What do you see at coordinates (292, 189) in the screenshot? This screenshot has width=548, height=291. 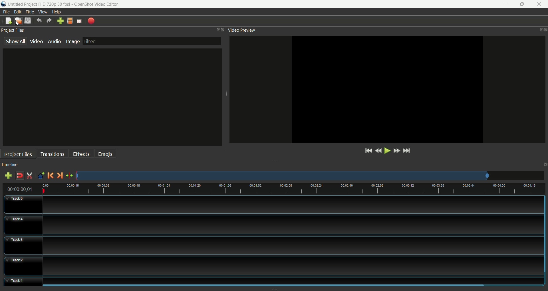 I see `timeline` at bounding box center [292, 189].